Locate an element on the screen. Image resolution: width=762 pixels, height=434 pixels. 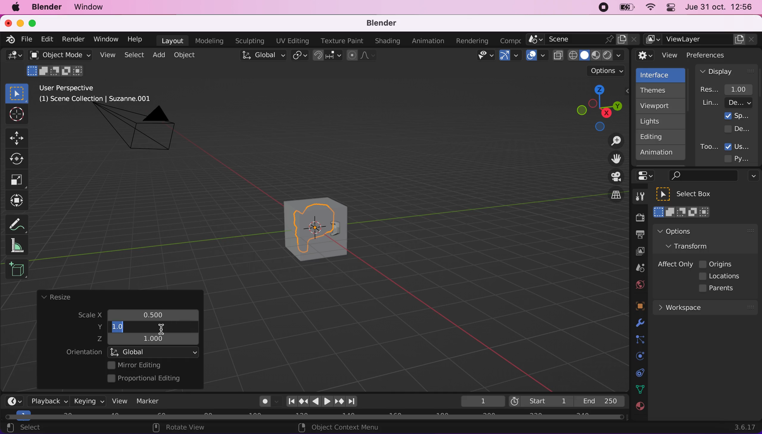
cursor is located at coordinates (160, 330).